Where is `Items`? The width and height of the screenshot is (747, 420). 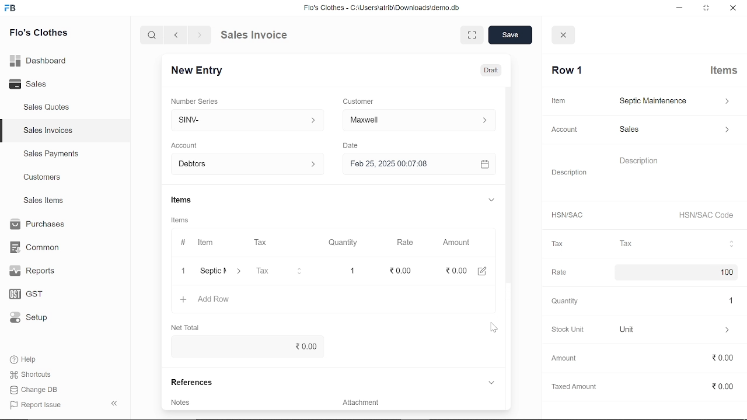 Items is located at coordinates (185, 220).